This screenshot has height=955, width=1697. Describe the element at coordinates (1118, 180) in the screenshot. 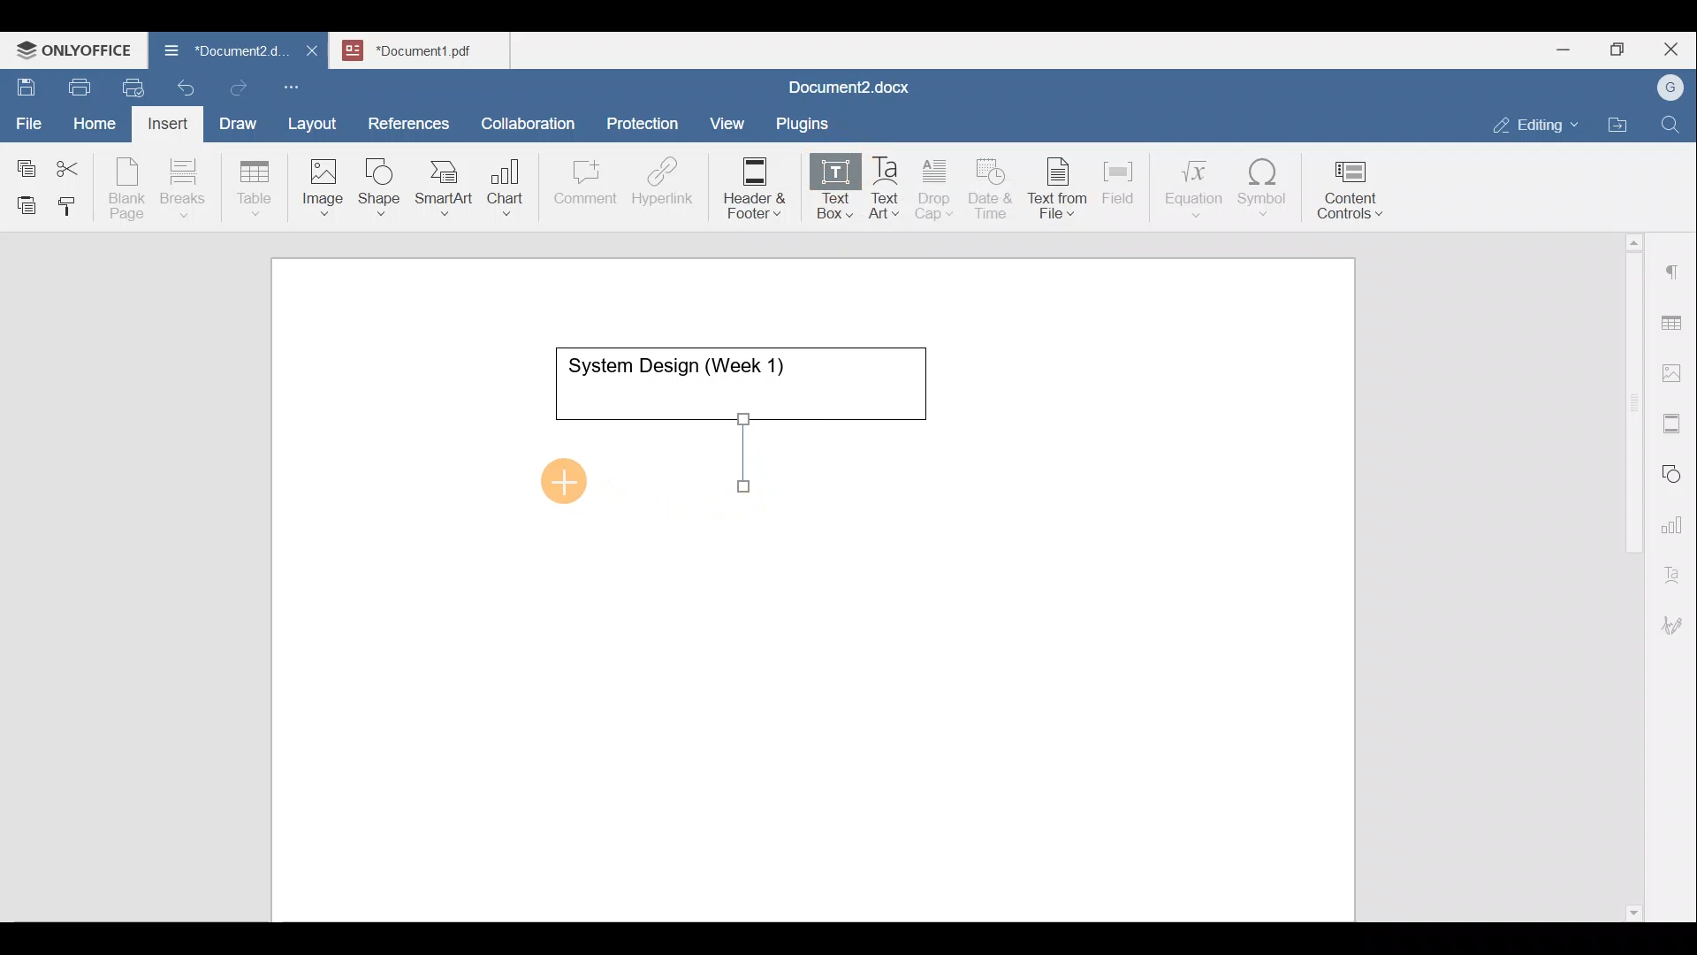

I see `Field` at that location.